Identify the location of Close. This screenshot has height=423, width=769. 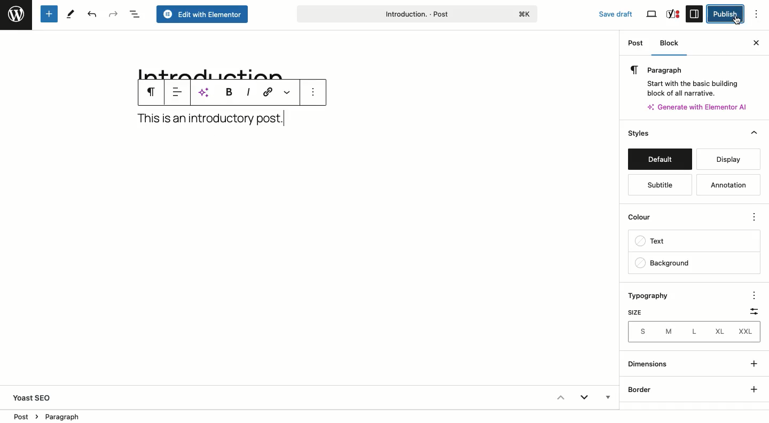
(756, 42).